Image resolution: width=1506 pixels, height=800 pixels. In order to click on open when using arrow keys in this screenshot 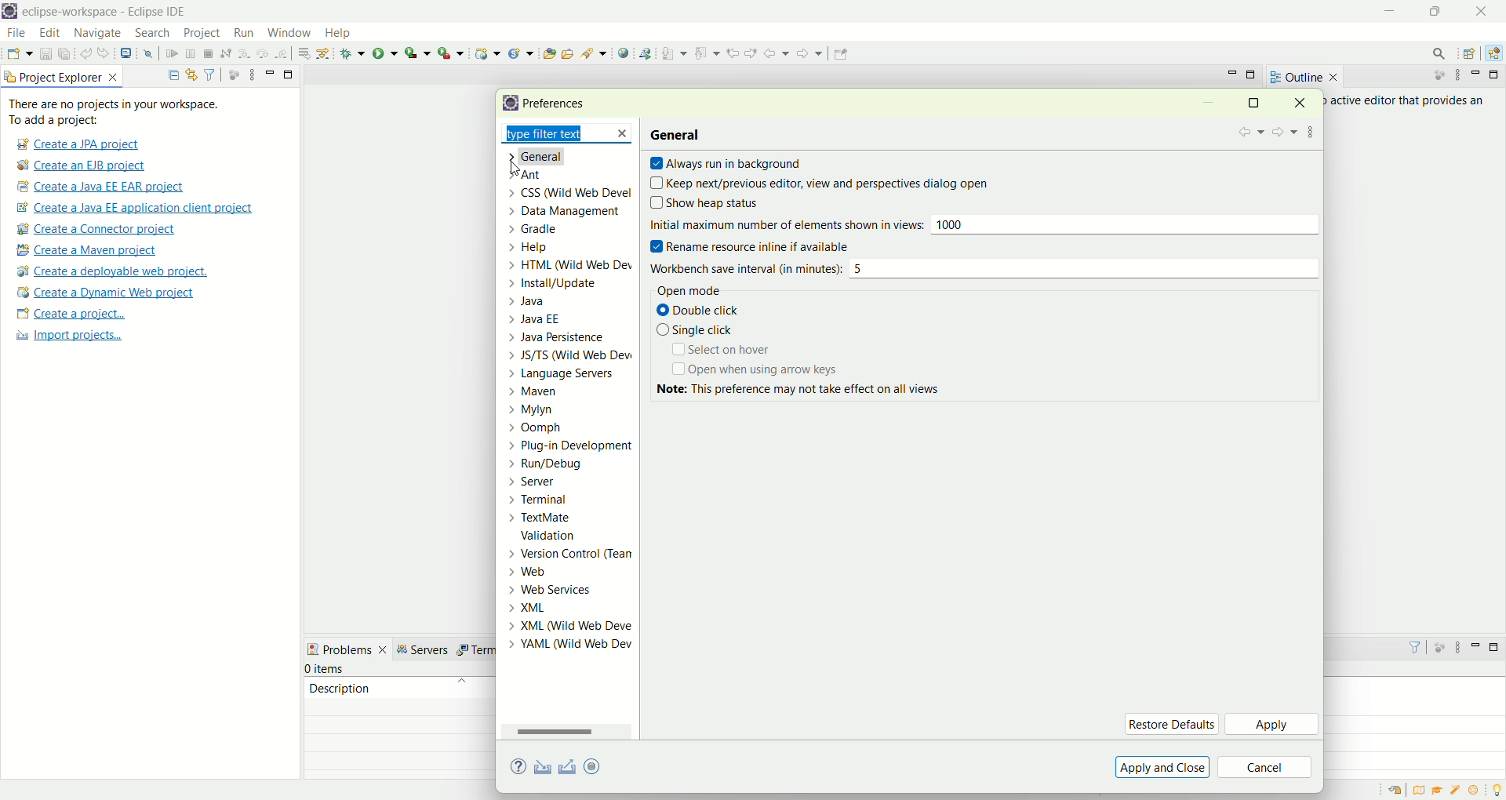, I will do `click(757, 371)`.